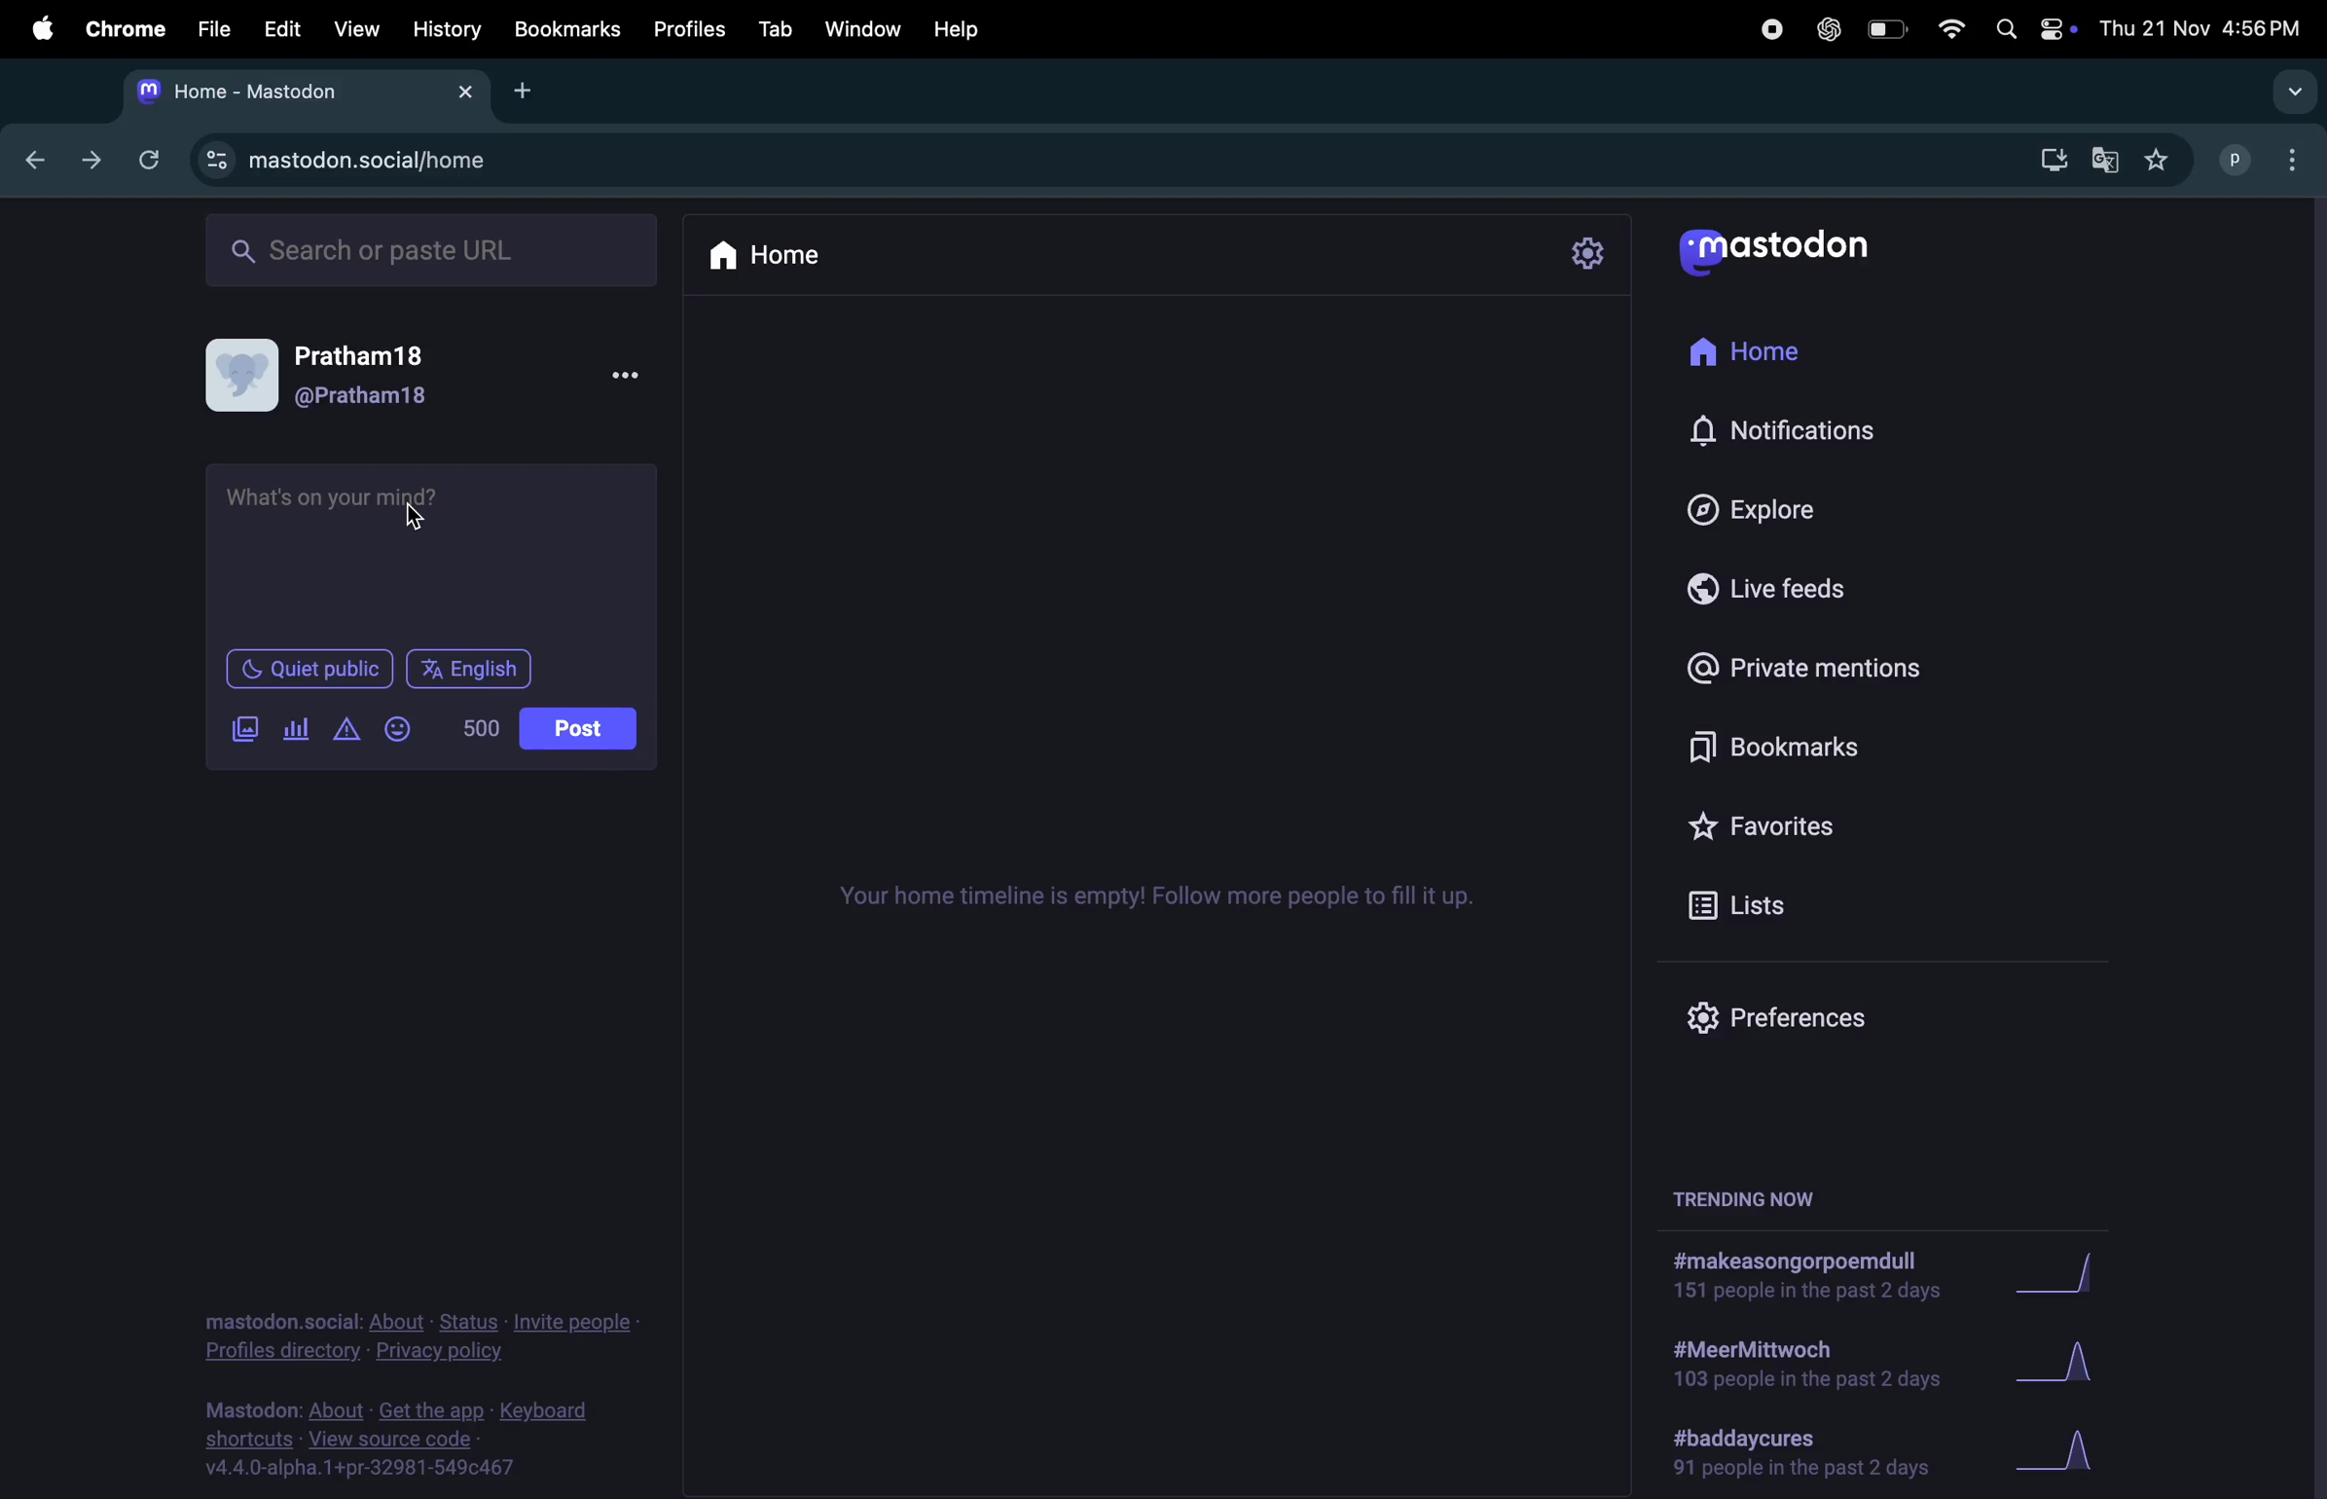  What do you see at coordinates (2004, 30) in the screenshot?
I see `spotlight search` at bounding box center [2004, 30].